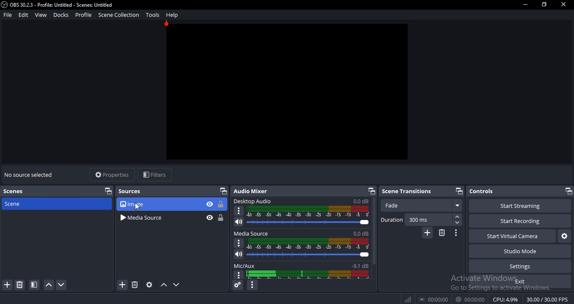 The width and height of the screenshot is (574, 304). What do you see at coordinates (460, 191) in the screenshot?
I see `restore` at bounding box center [460, 191].